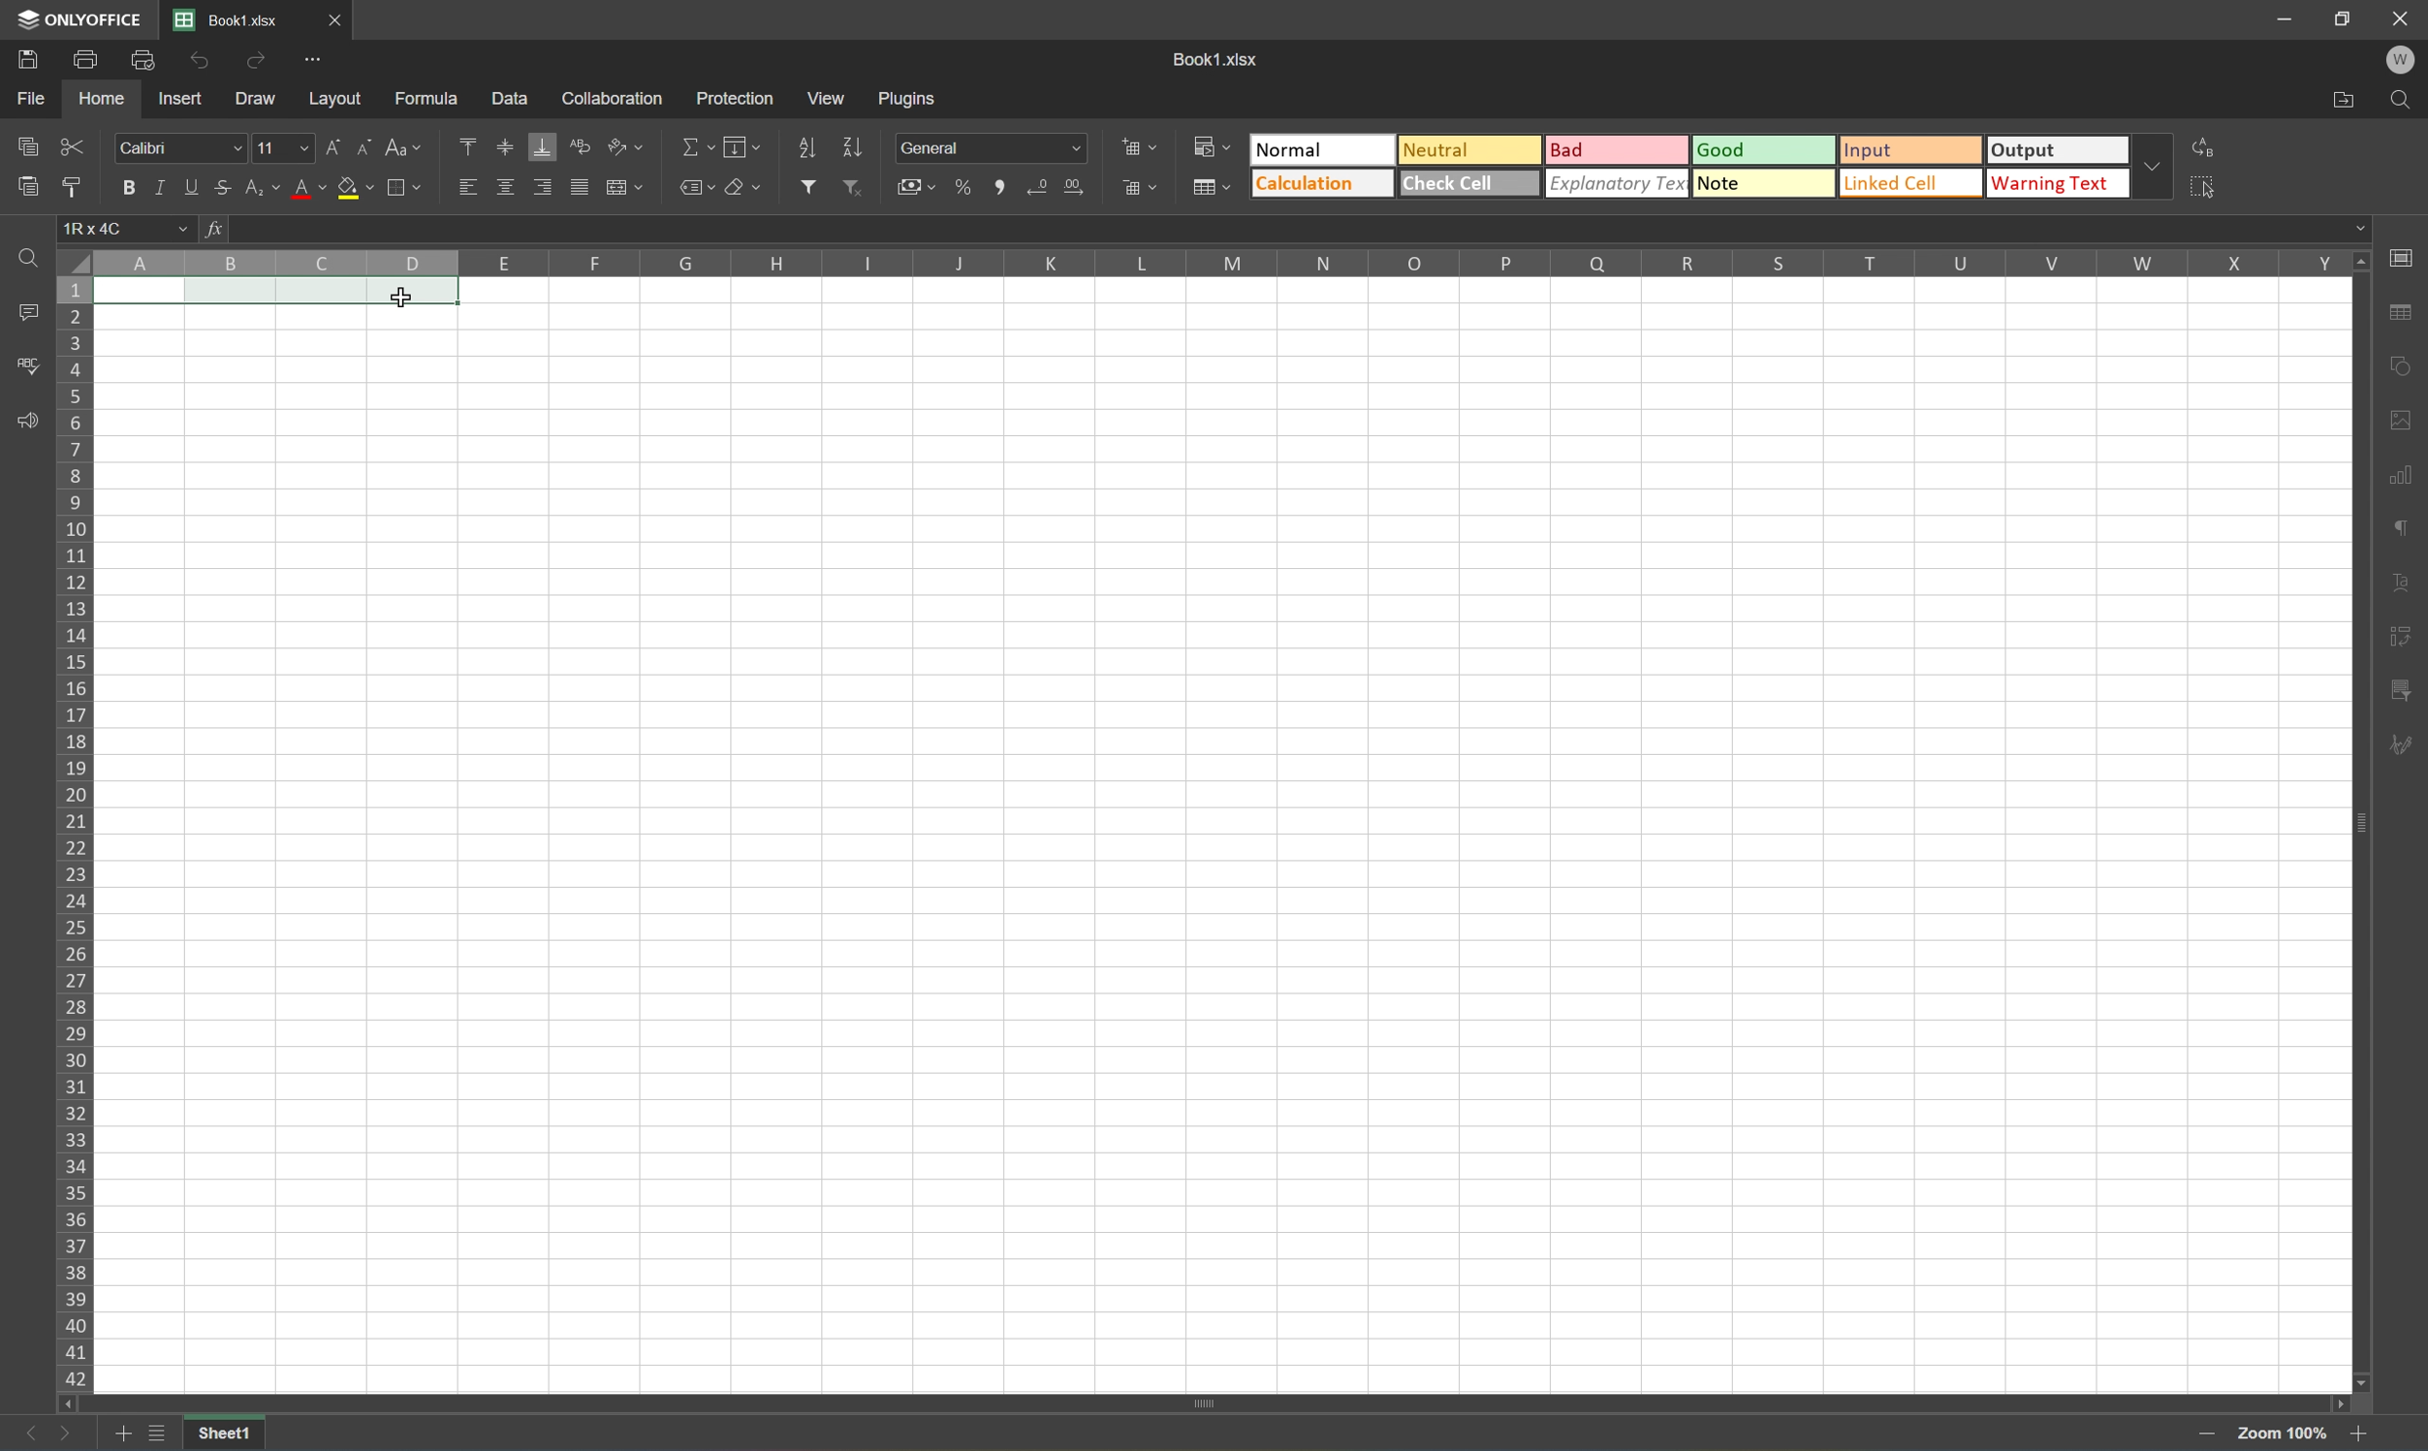 The image size is (2428, 1451). I want to click on Normal, so click(1324, 150).